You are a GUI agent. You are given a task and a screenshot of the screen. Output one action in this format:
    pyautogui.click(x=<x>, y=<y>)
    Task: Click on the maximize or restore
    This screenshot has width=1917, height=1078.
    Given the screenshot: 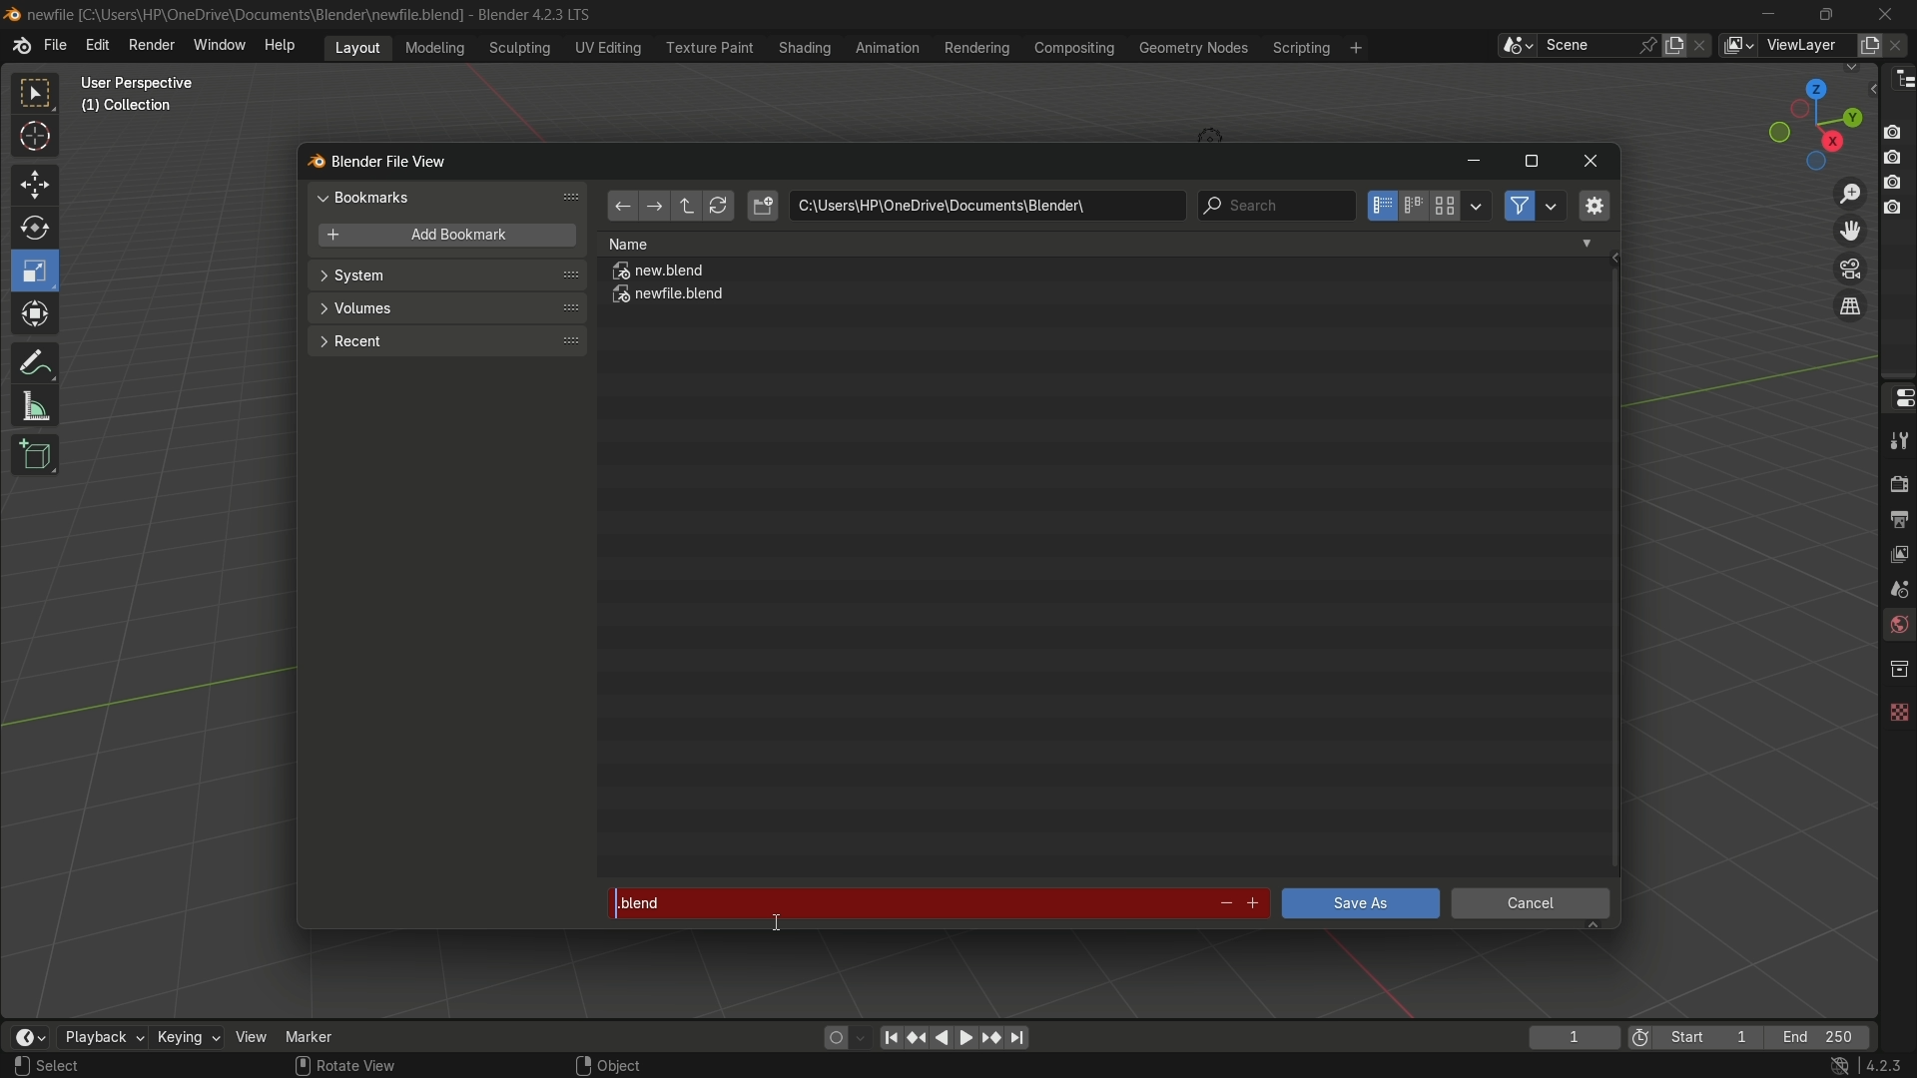 What is the action you would take?
    pyautogui.click(x=1531, y=162)
    